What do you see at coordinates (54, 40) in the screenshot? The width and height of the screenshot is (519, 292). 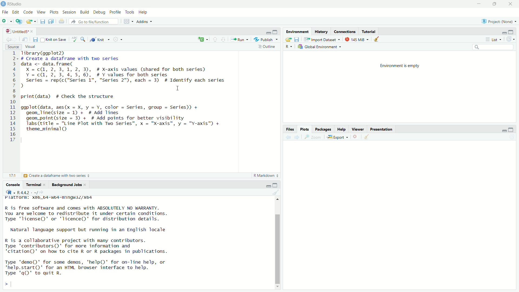 I see `Knit on save` at bounding box center [54, 40].